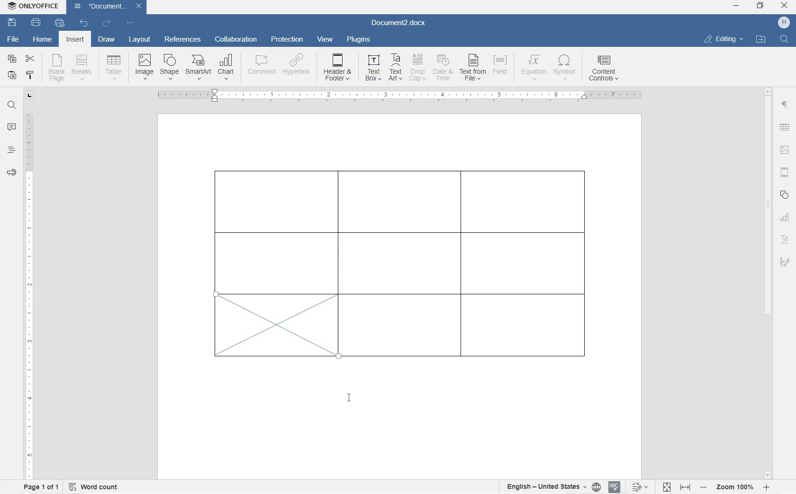  What do you see at coordinates (502, 69) in the screenshot?
I see `FIELD` at bounding box center [502, 69].